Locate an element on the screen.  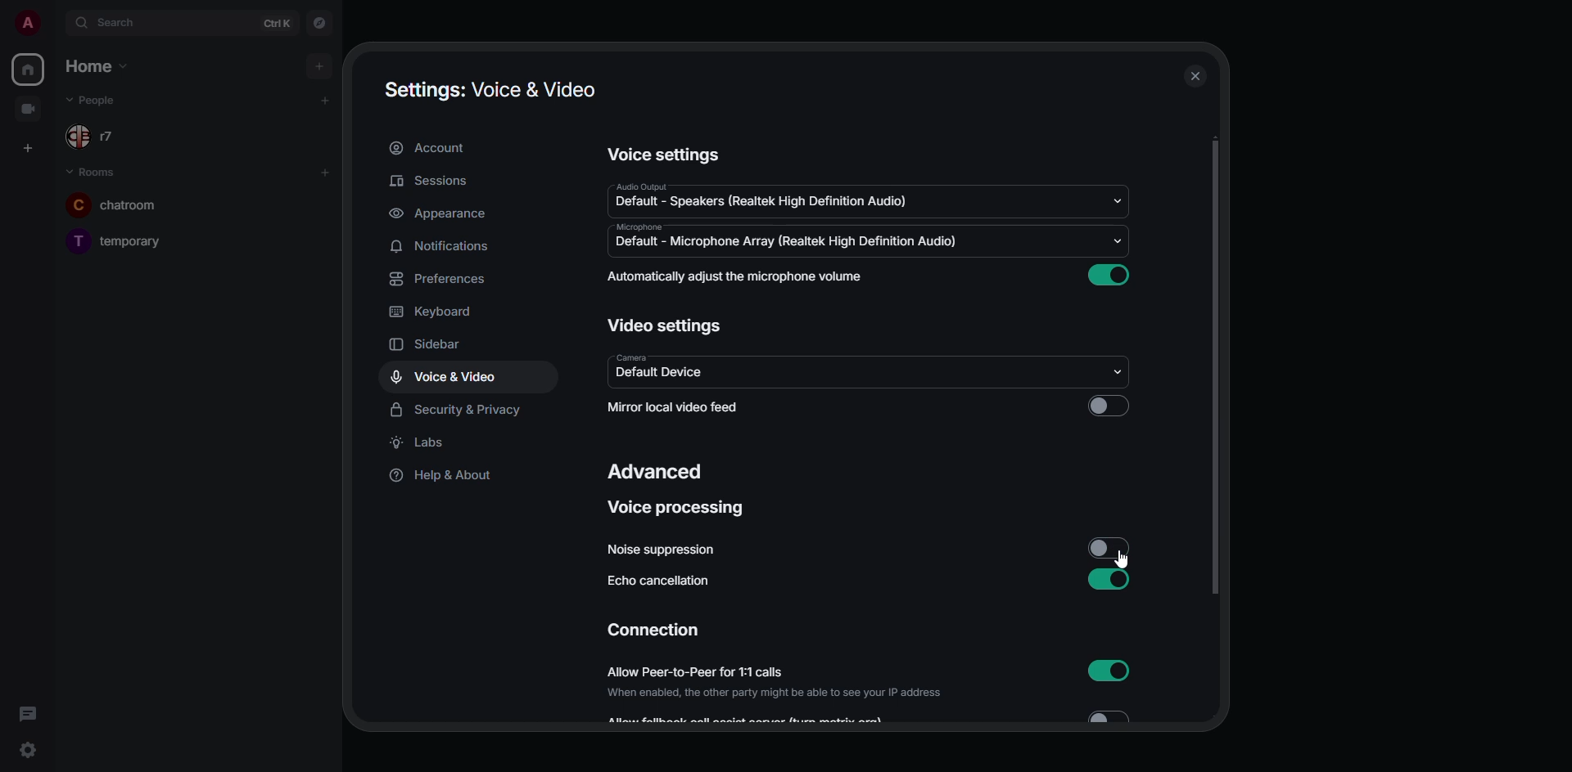
noise suppression is located at coordinates (663, 550).